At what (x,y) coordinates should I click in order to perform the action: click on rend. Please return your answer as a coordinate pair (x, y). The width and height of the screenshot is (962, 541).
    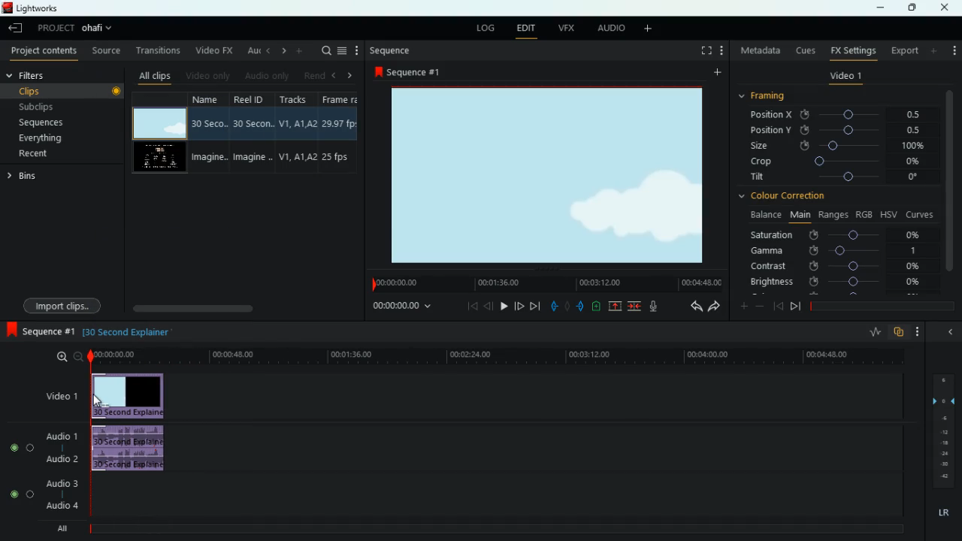
    Looking at the image, I should click on (313, 74).